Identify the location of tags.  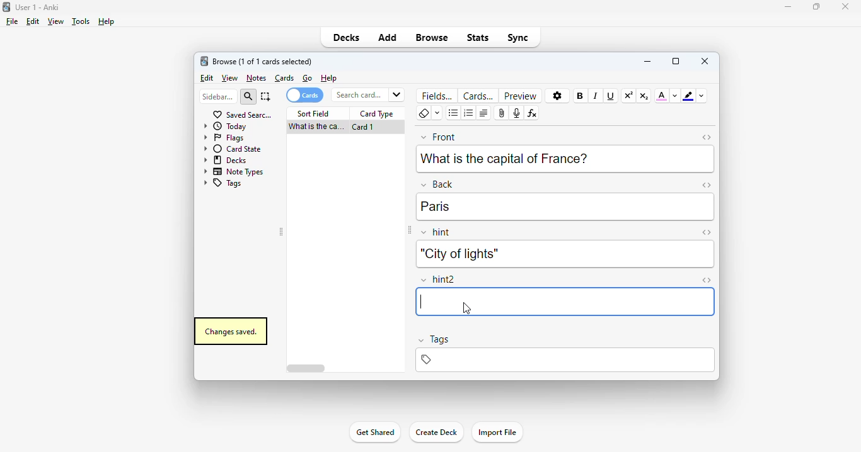
(433, 341).